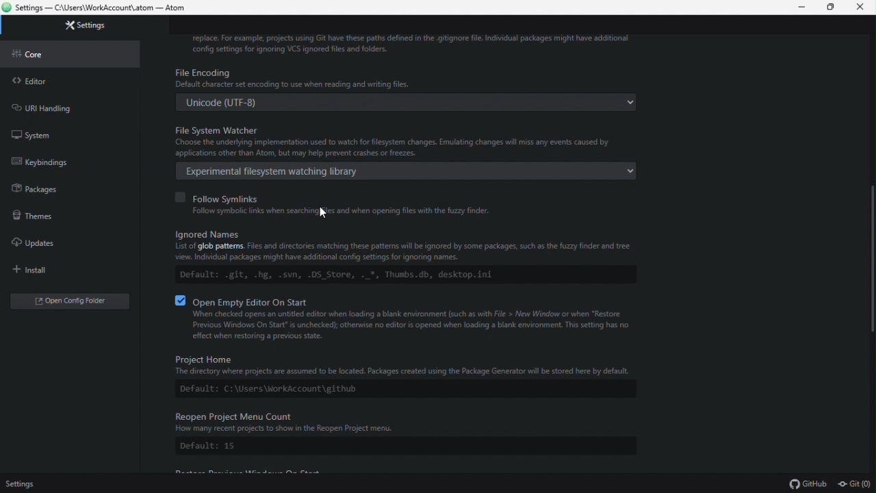  Describe the element at coordinates (29, 55) in the screenshot. I see `core` at that location.